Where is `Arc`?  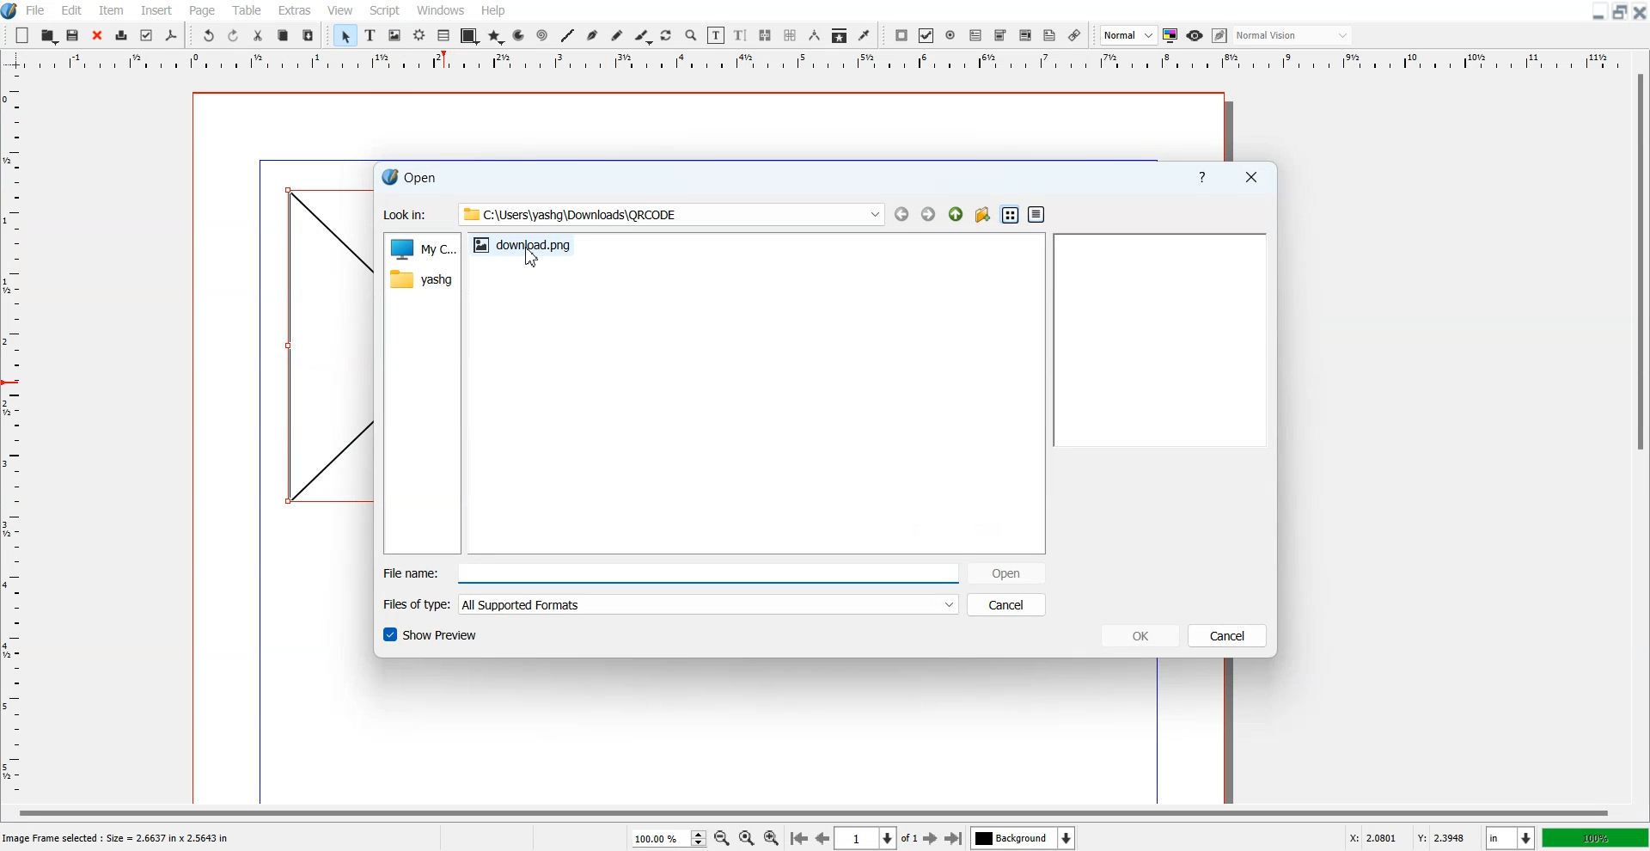
Arc is located at coordinates (520, 35).